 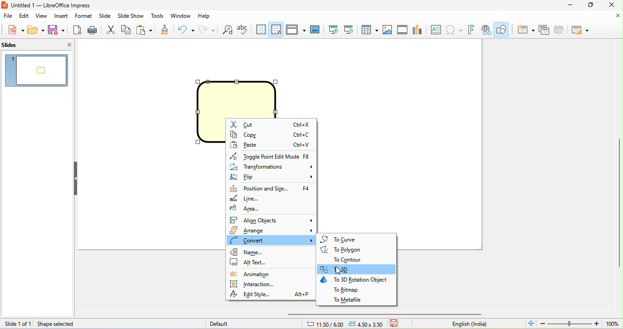 I want to click on window, so click(x=181, y=16).